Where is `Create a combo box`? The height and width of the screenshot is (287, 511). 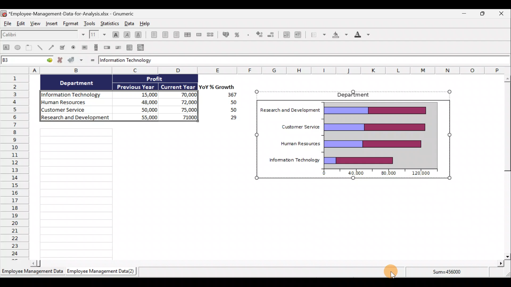 Create a combo box is located at coordinates (142, 48).